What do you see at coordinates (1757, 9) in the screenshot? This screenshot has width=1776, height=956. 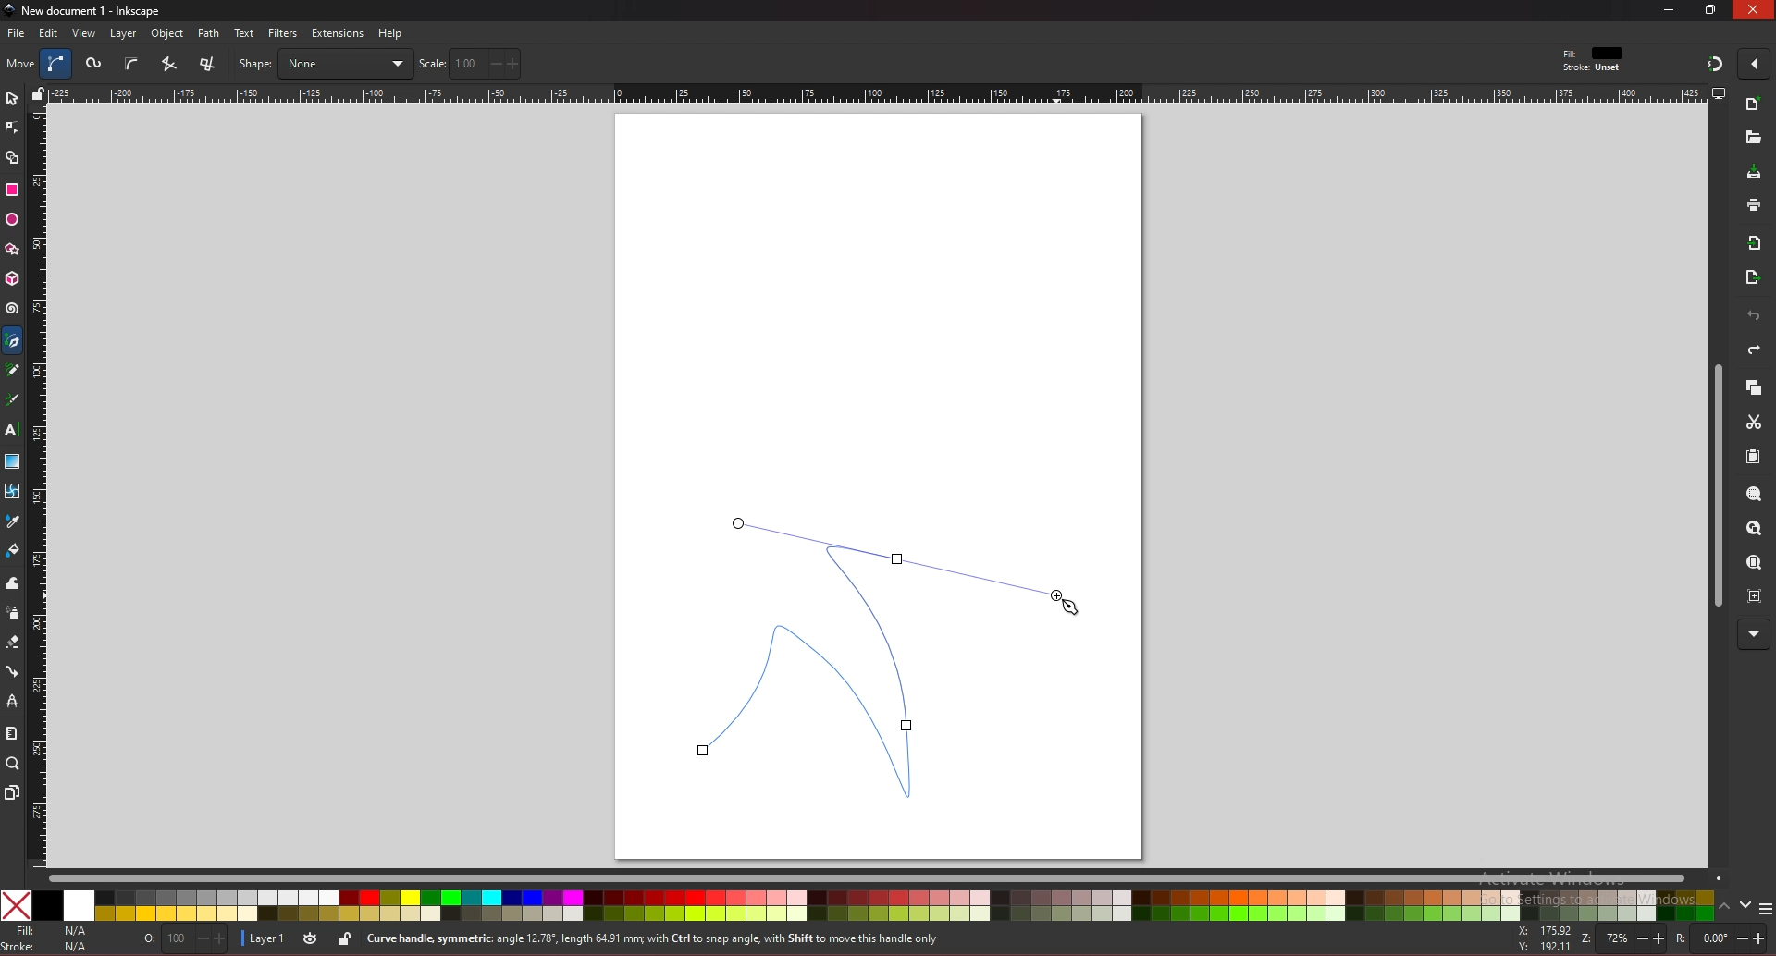 I see `close` at bounding box center [1757, 9].